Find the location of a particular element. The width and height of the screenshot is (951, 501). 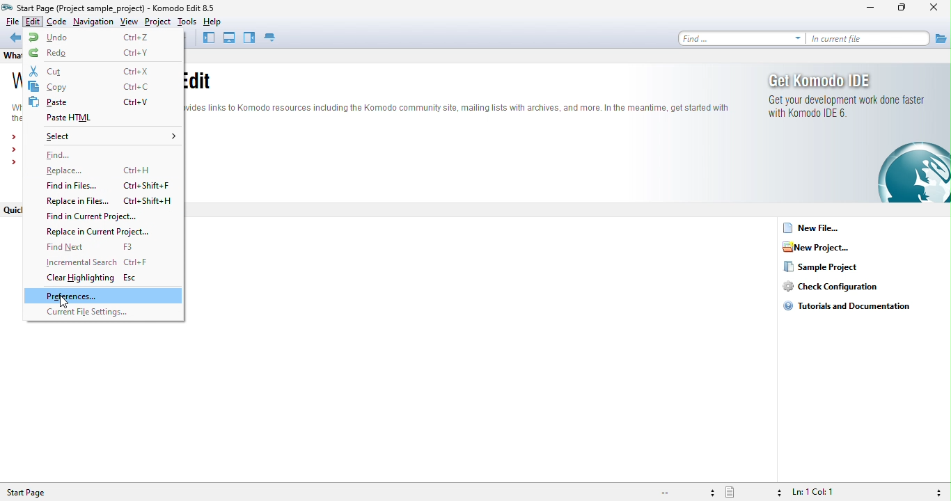

replace in files is located at coordinates (111, 201).